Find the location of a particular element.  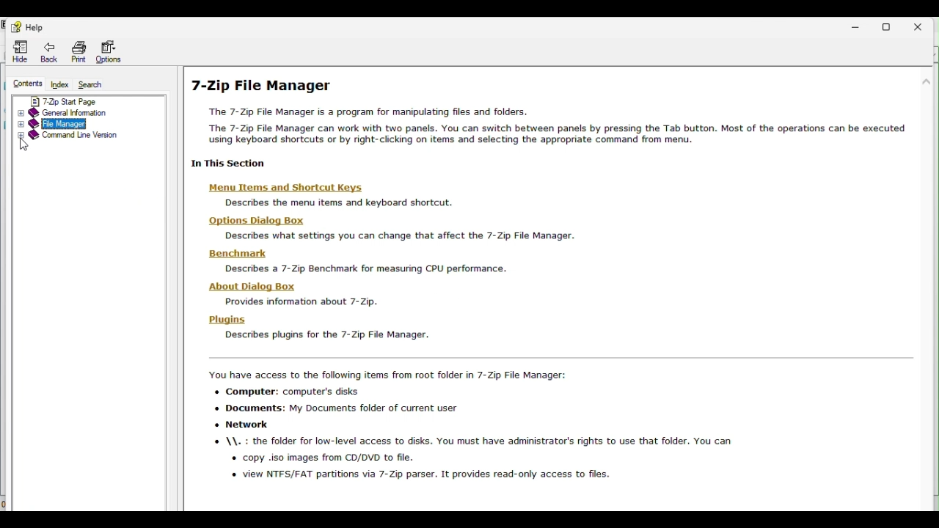

File manager is located at coordinates (85, 122).